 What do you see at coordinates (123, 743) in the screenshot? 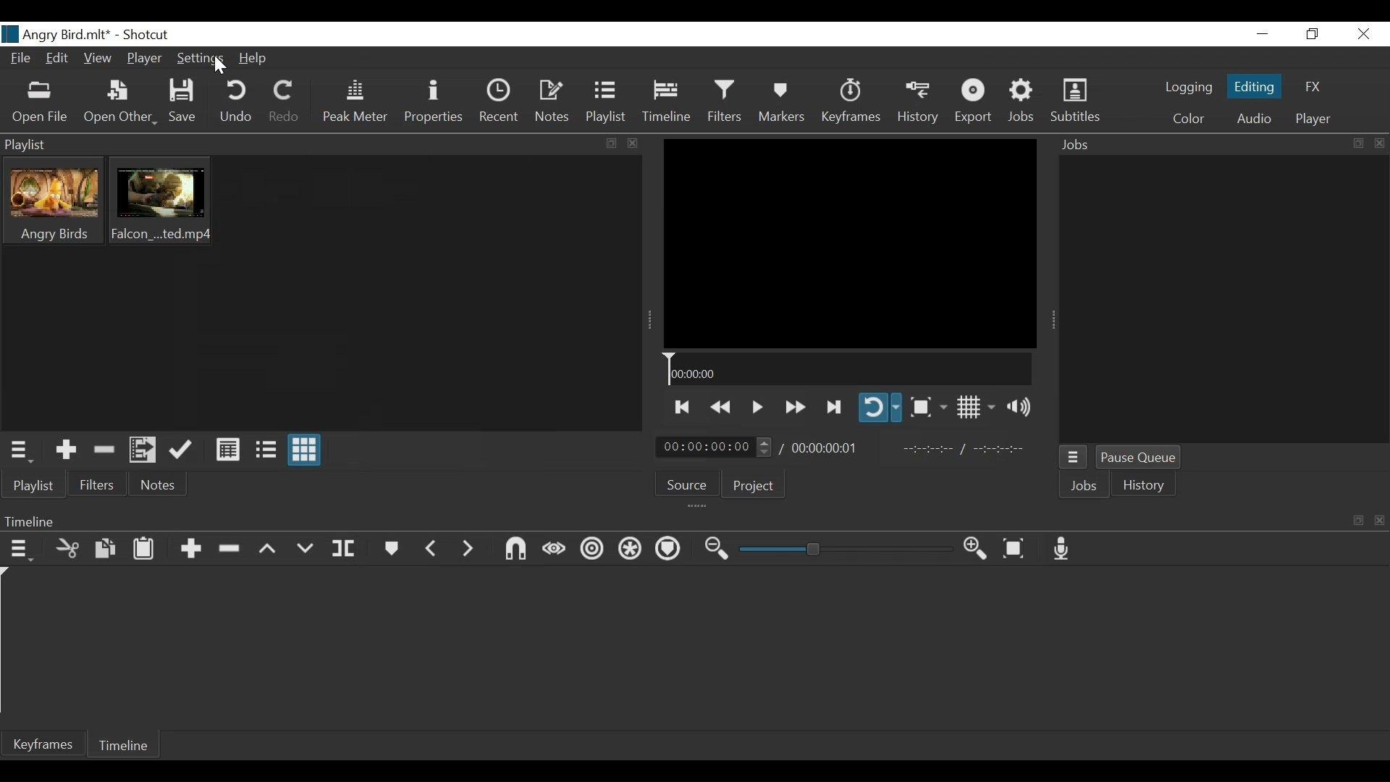
I see `Timeline` at bounding box center [123, 743].